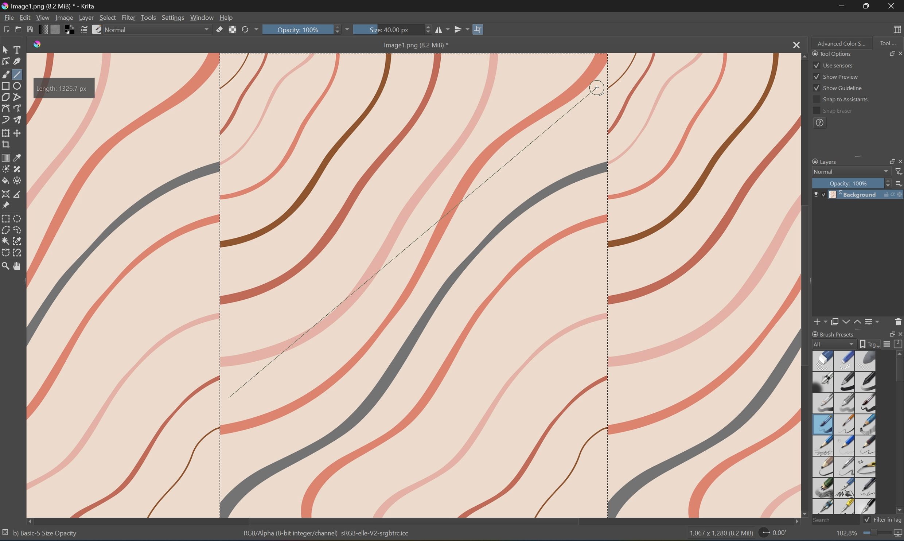 The height and width of the screenshot is (541, 904). I want to click on Checkbox, so click(866, 519).